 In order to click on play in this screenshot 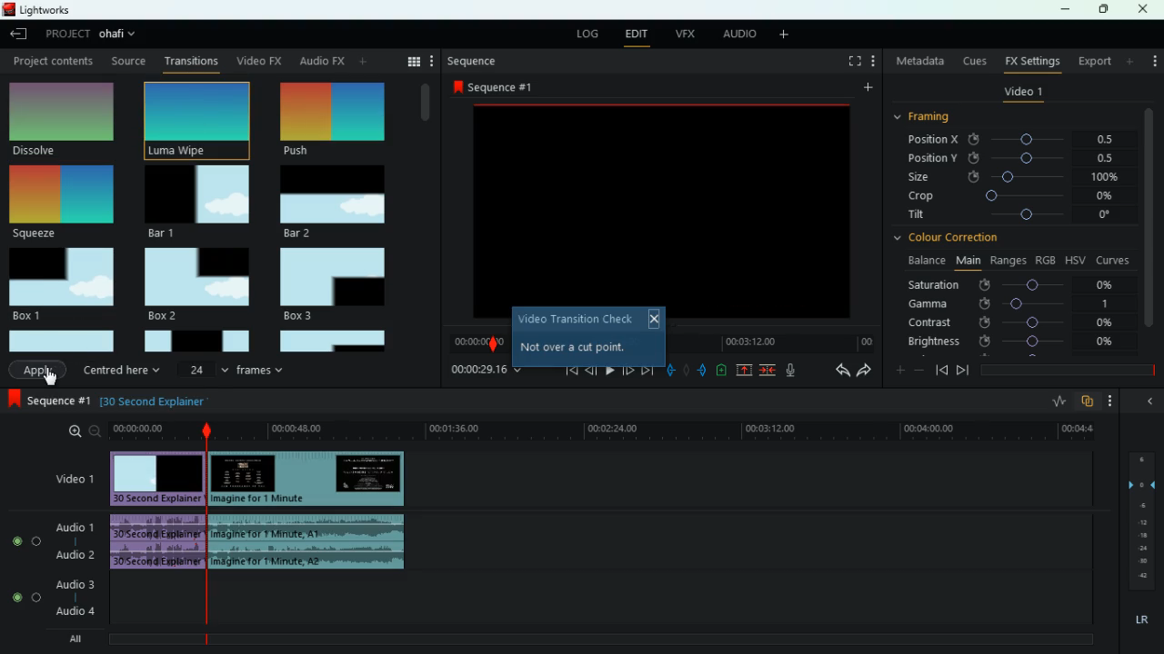, I will do `click(607, 370)`.